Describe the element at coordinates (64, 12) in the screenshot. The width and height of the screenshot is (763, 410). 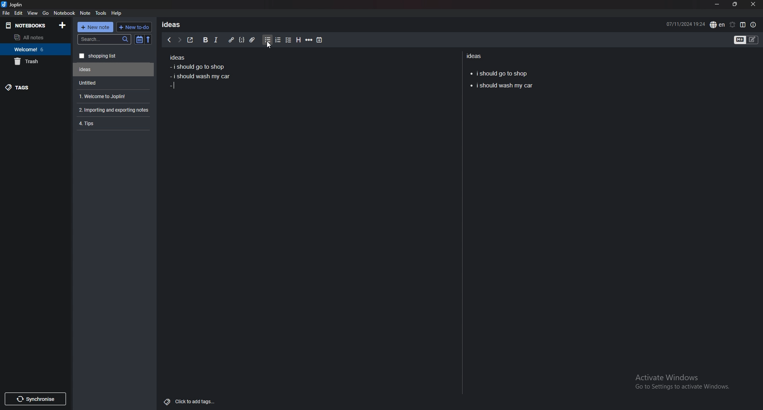
I see `notebook` at that location.